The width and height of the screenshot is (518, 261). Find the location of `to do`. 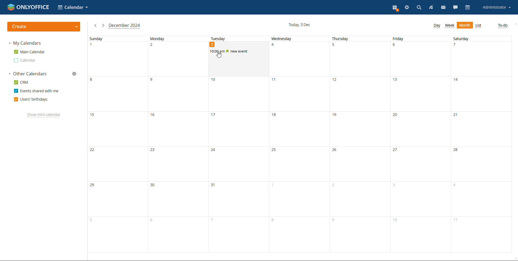

to do is located at coordinates (503, 26).